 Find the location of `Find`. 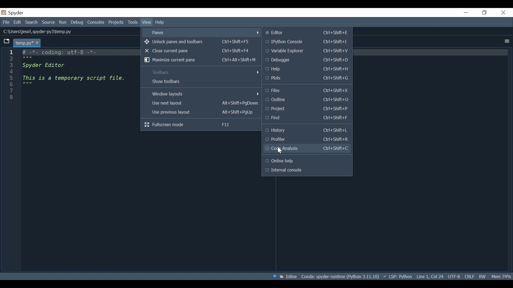

Find is located at coordinates (307, 118).